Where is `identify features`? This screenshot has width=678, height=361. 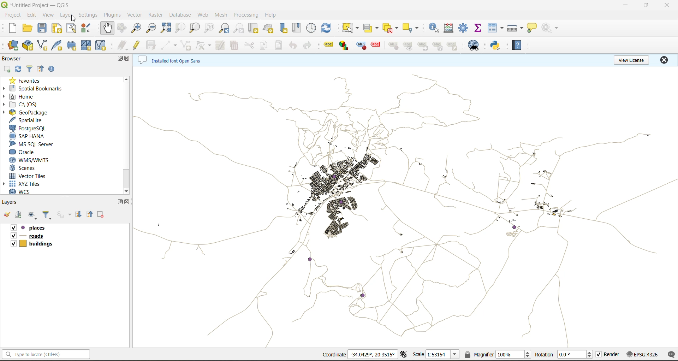 identify features is located at coordinates (433, 29).